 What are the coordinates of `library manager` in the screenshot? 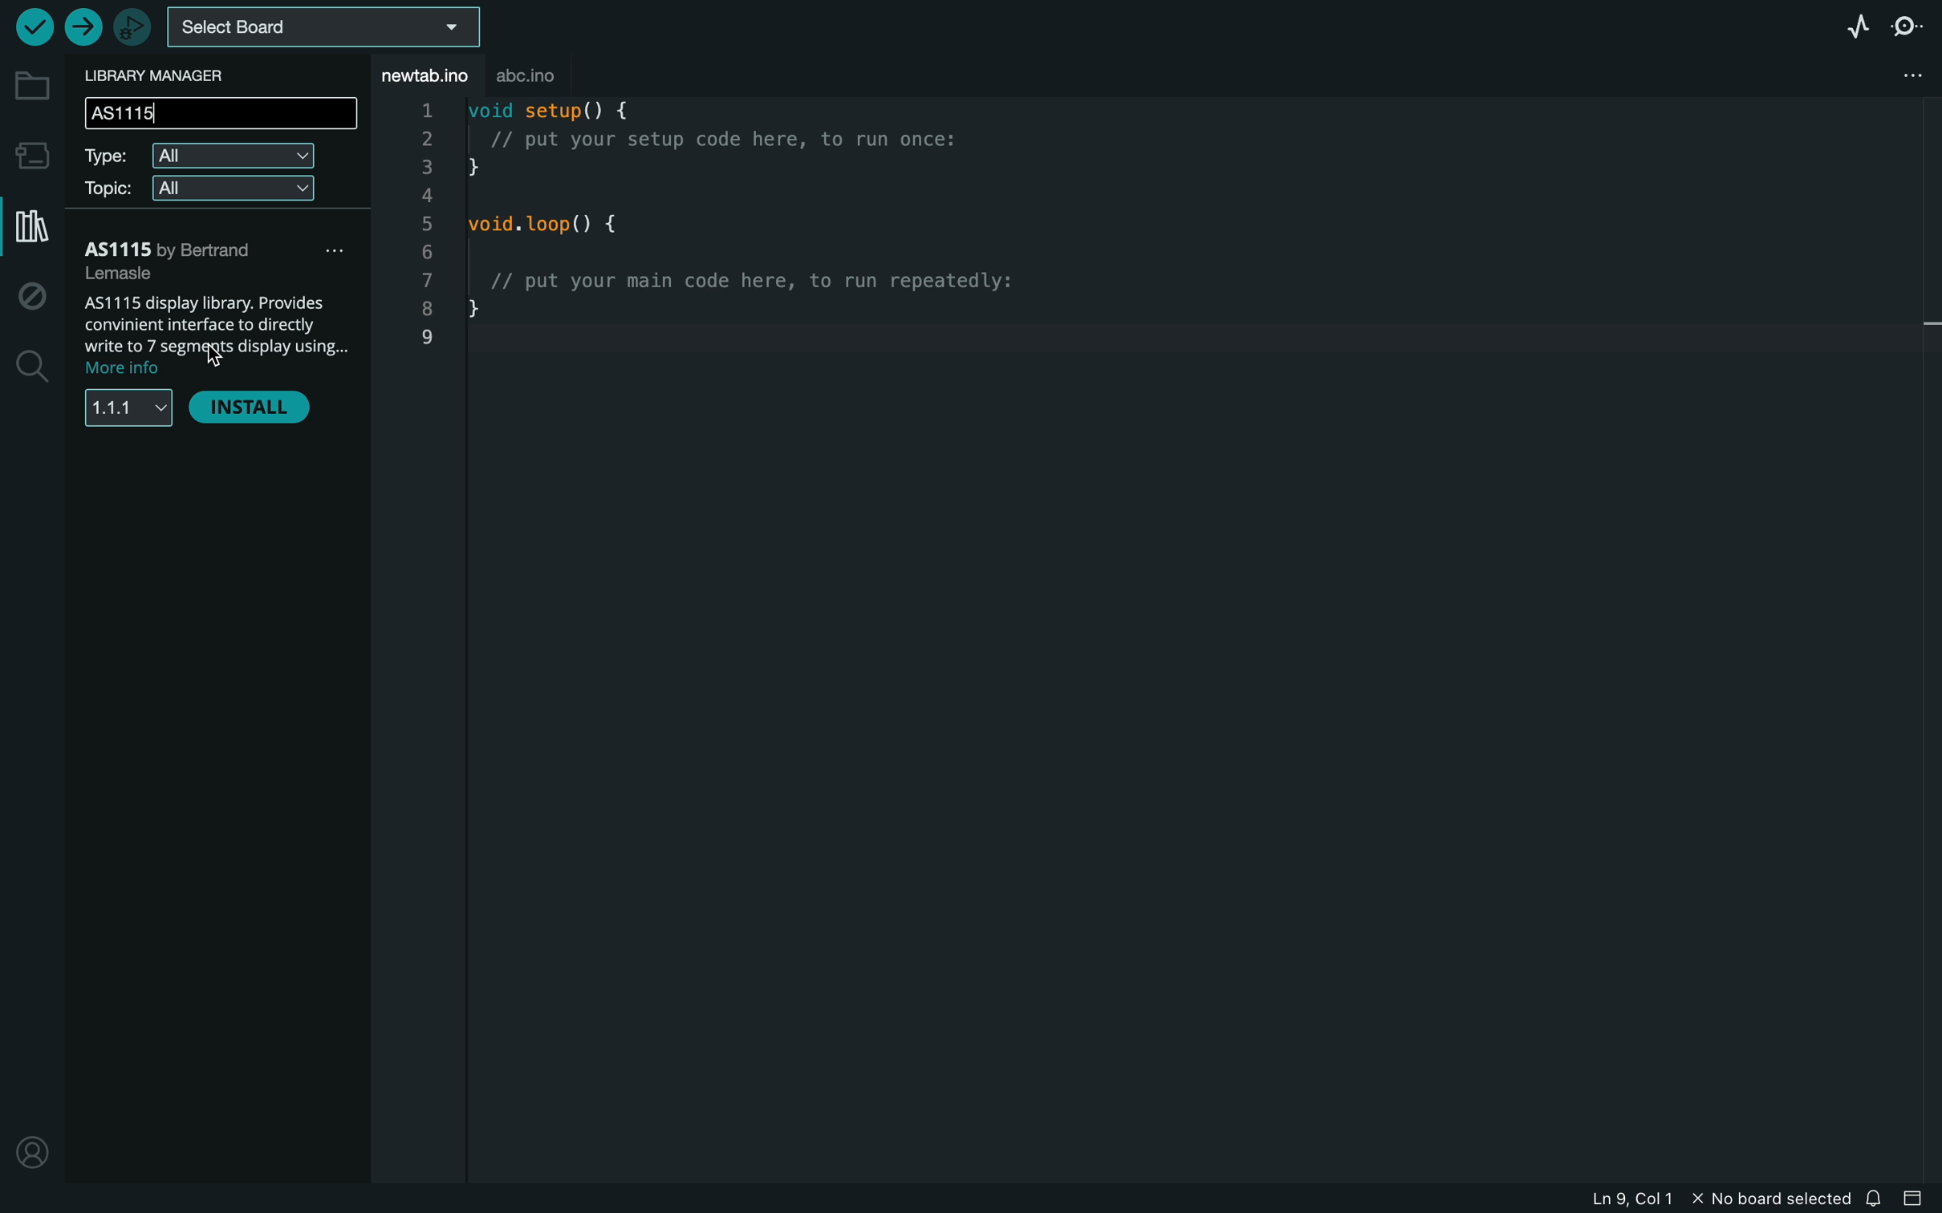 It's located at (168, 75).